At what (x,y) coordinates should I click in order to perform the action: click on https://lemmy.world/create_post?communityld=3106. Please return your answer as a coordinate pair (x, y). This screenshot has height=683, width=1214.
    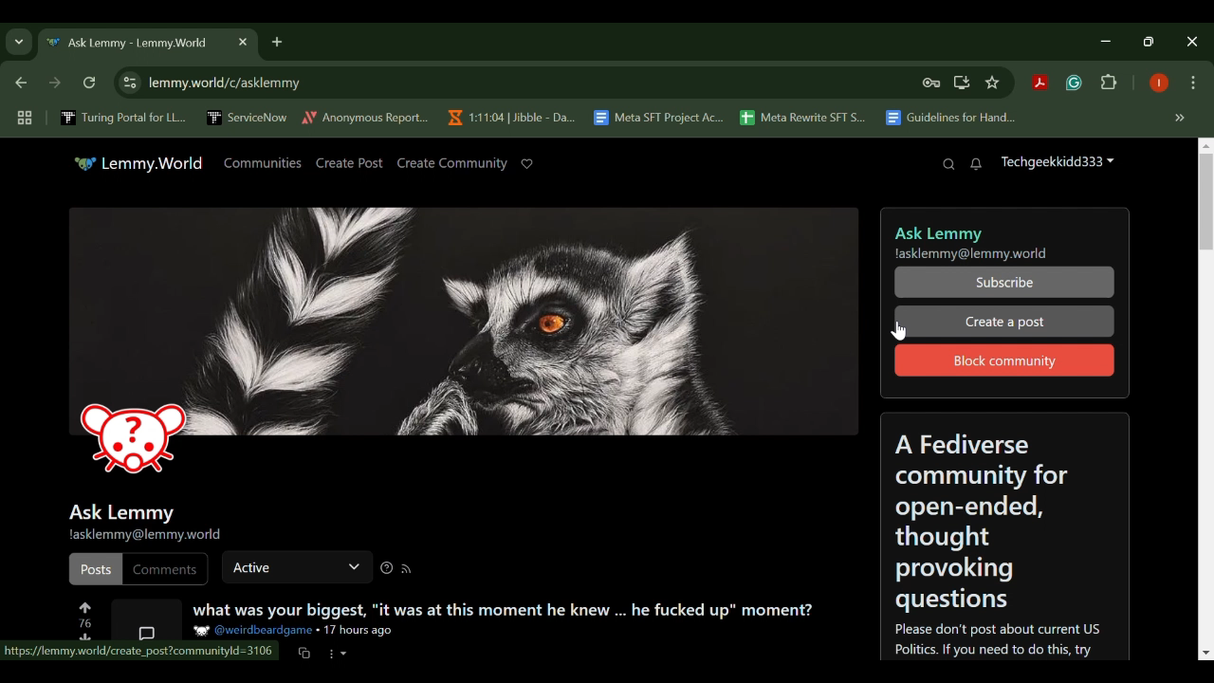
    Looking at the image, I should click on (141, 652).